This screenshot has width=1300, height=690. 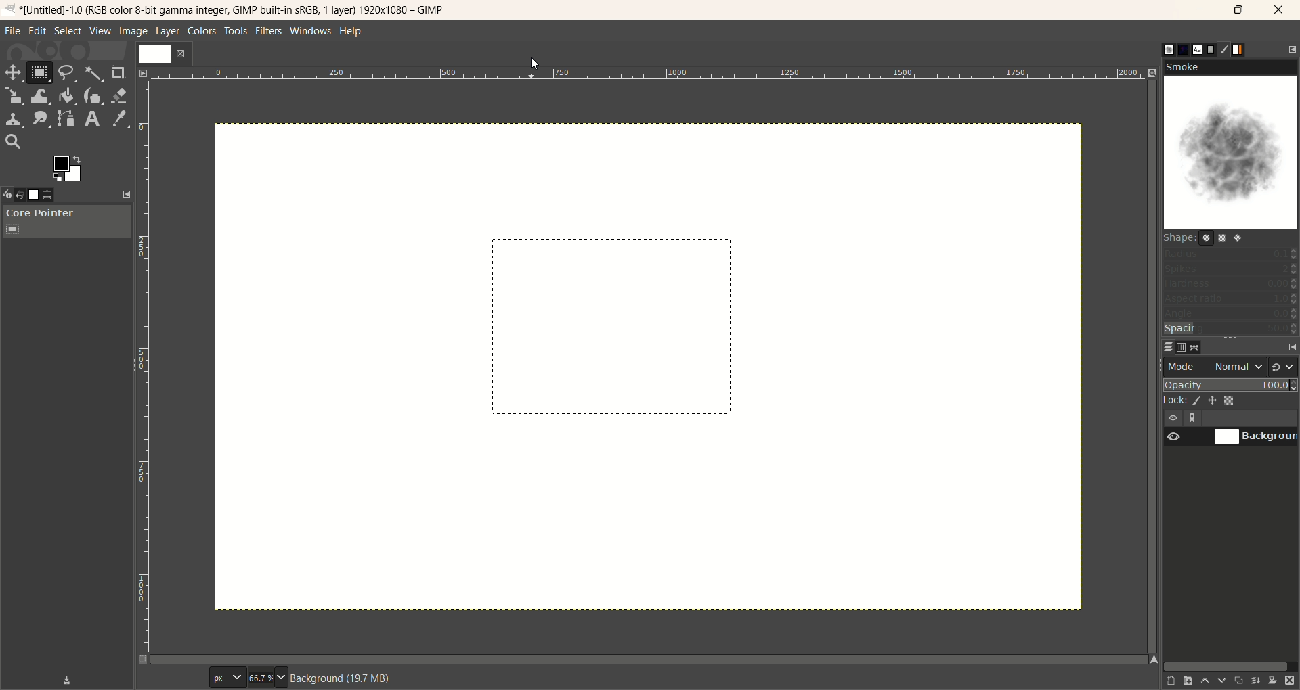 I want to click on windows, so click(x=309, y=30).